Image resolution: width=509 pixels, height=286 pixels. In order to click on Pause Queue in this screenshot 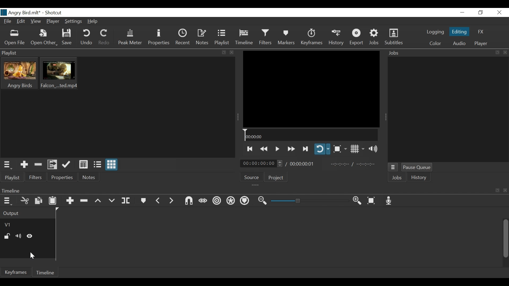, I will do `click(417, 167)`.